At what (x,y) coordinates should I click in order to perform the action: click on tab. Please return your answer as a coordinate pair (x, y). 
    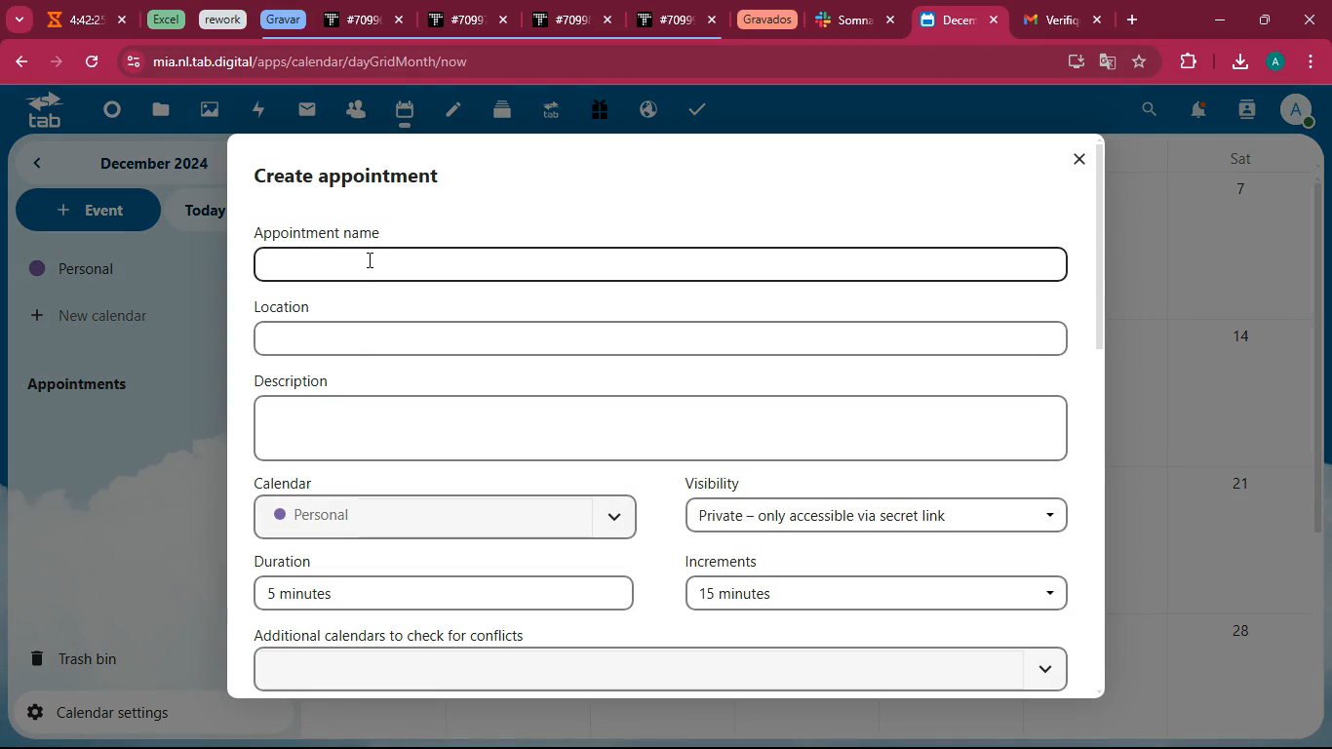
    Looking at the image, I should click on (163, 20).